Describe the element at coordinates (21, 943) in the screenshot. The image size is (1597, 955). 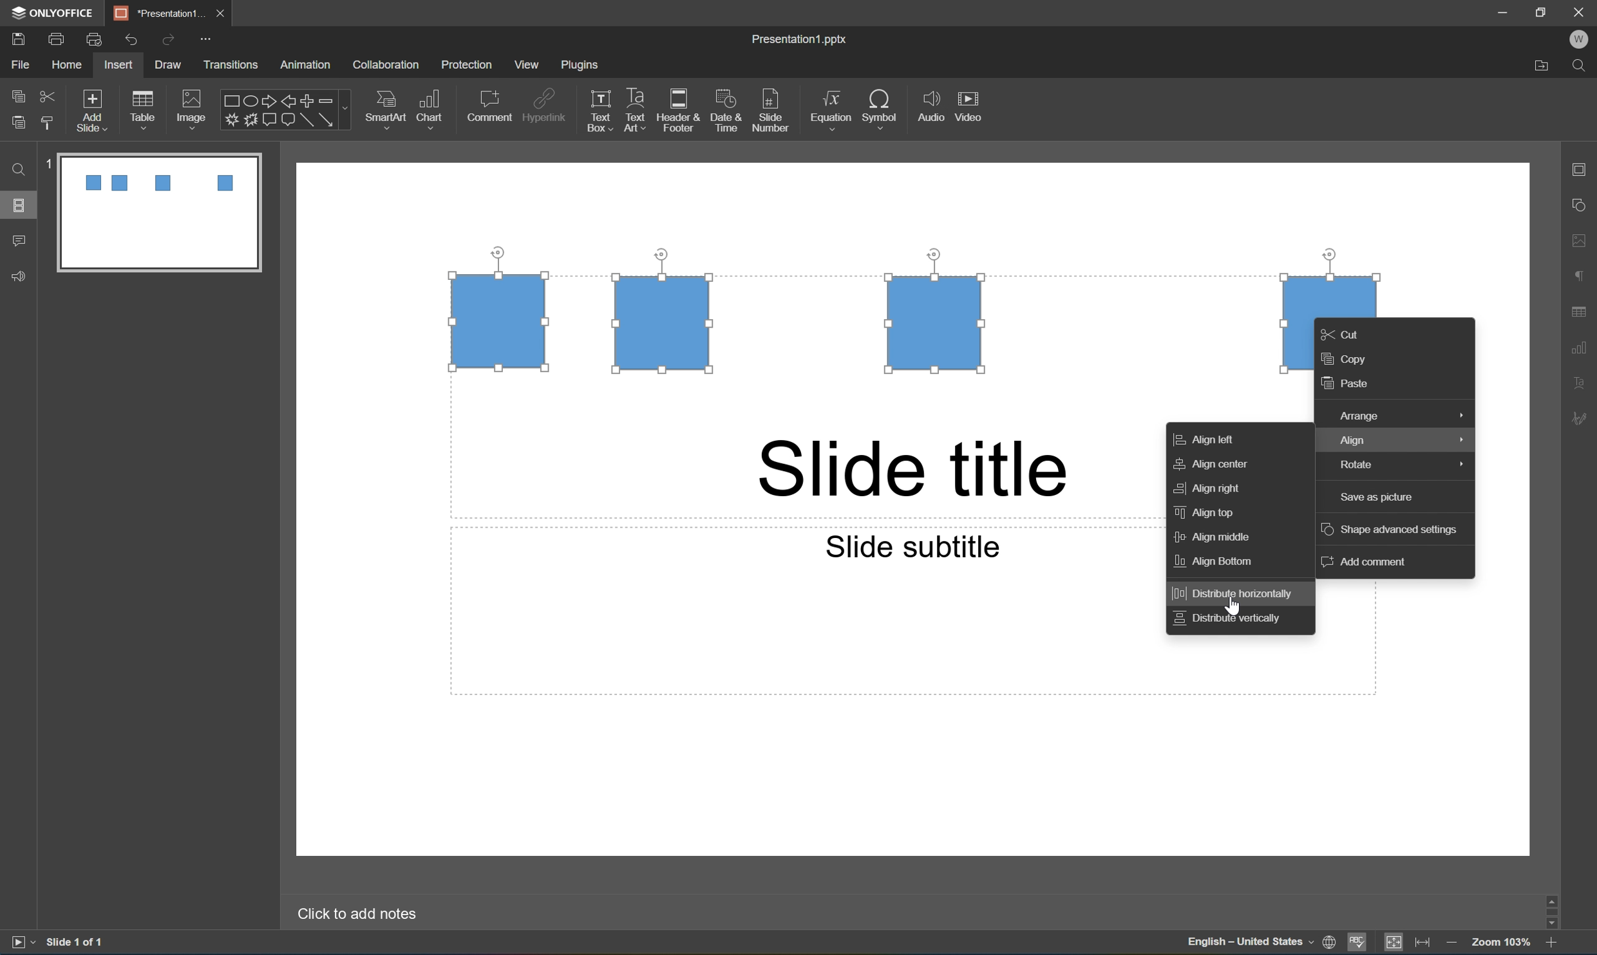
I see `start slideshow` at that location.